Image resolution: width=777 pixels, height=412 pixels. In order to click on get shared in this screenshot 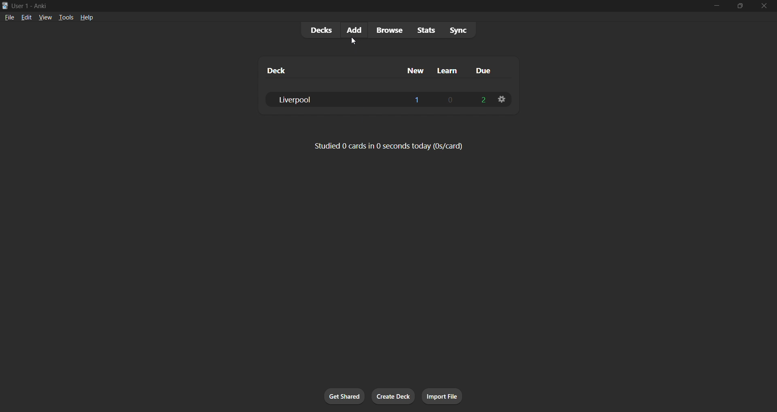, I will do `click(344, 396)`.